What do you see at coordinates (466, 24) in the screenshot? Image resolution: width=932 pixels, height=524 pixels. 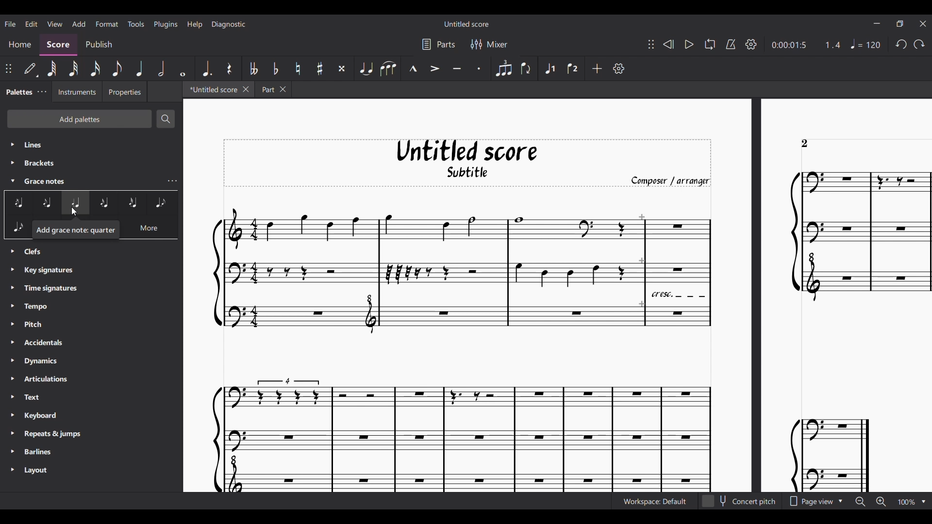 I see `Score title` at bounding box center [466, 24].